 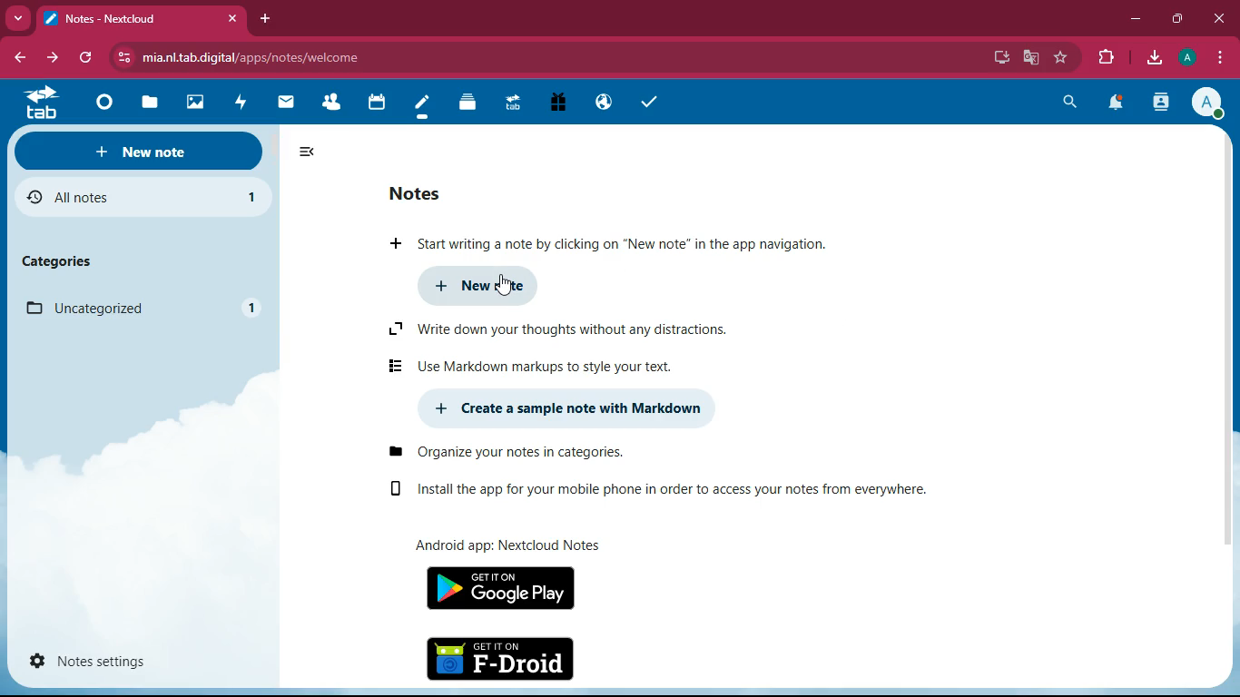 I want to click on url, so click(x=264, y=59).